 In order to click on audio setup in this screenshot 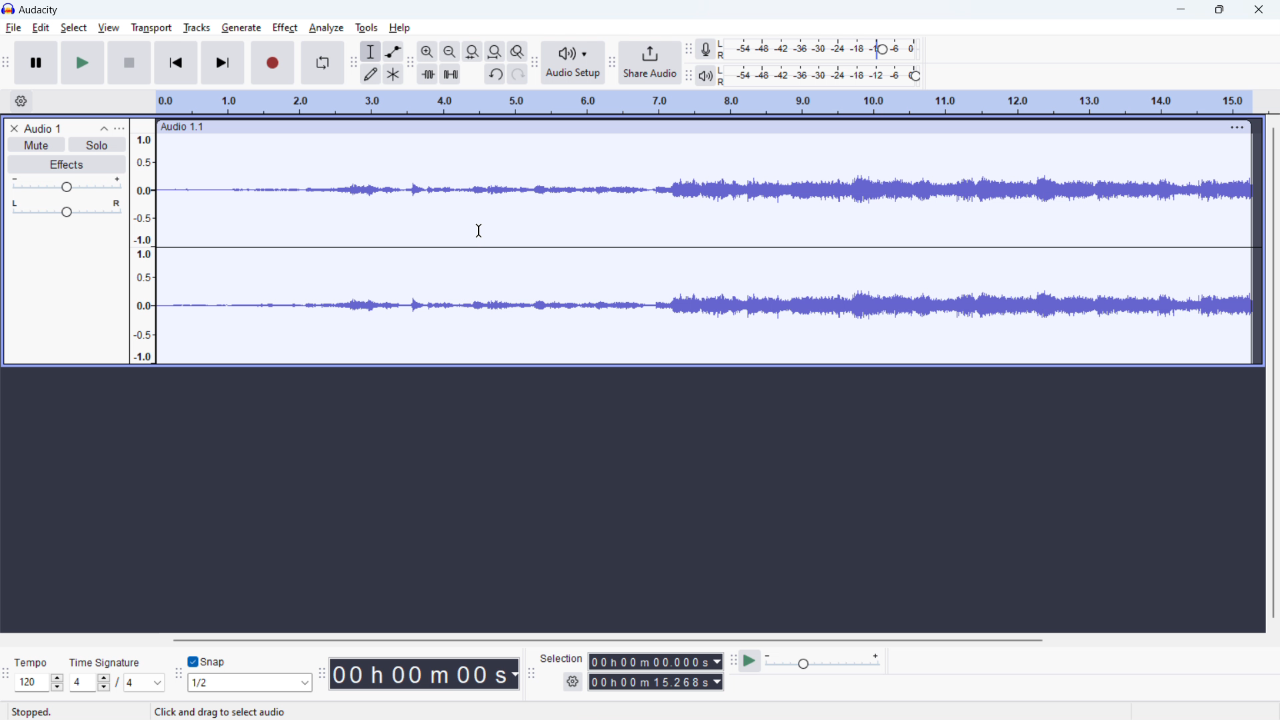, I will do `click(573, 62)`.